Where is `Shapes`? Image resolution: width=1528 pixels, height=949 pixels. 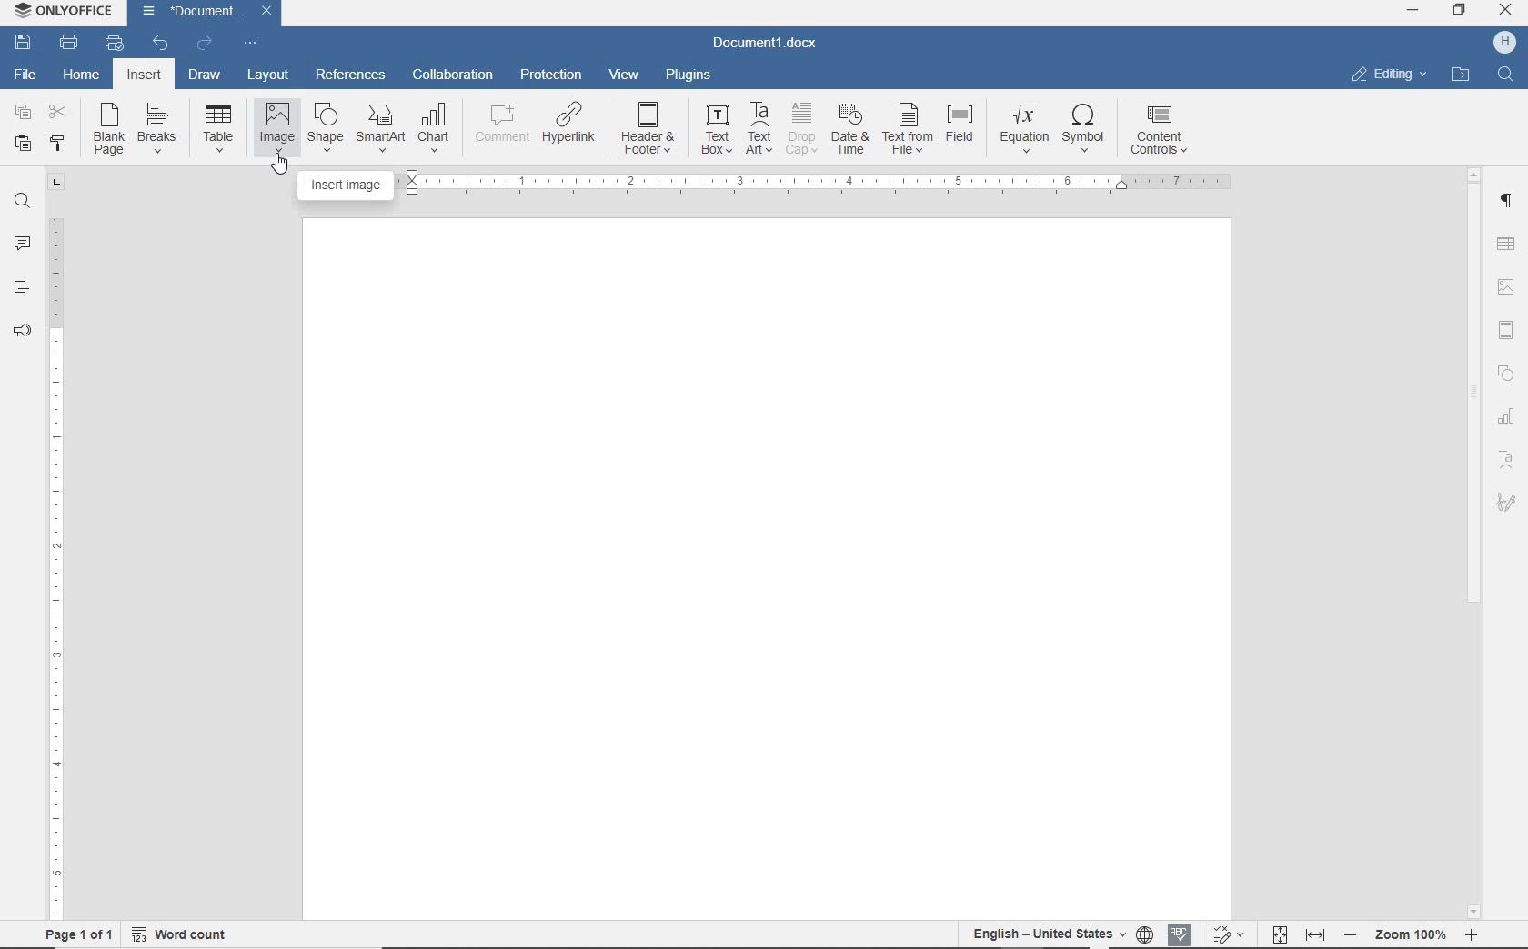 Shapes is located at coordinates (1509, 368).